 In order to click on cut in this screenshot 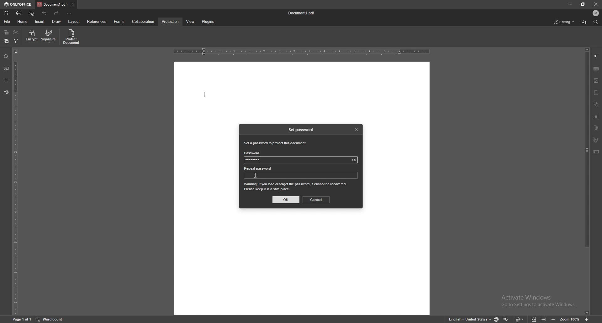, I will do `click(16, 32)`.